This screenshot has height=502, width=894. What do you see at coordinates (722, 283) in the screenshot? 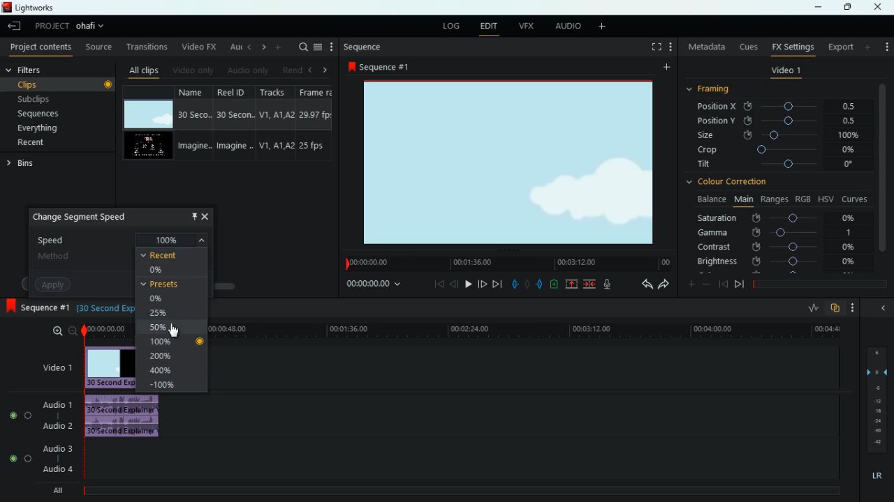
I see `beggining` at bounding box center [722, 283].